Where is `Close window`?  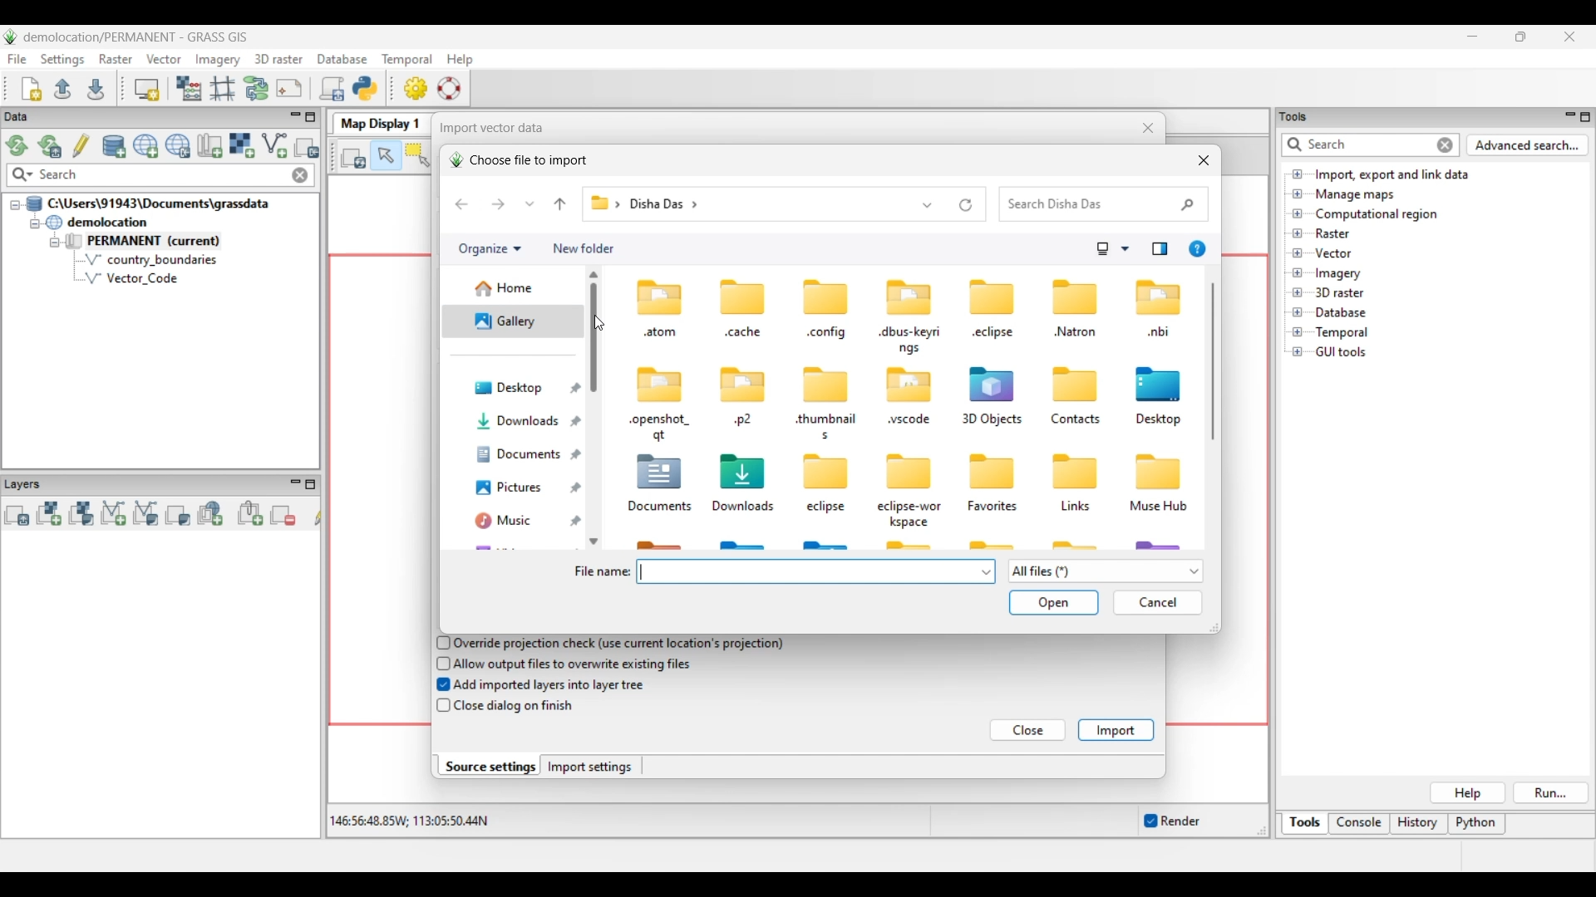 Close window is located at coordinates (1204, 160).